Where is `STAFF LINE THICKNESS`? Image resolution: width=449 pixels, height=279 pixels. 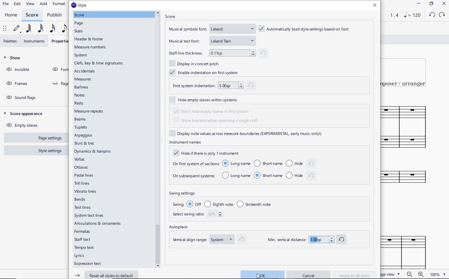
STAFF LINE THICKNESS is located at coordinates (217, 53).